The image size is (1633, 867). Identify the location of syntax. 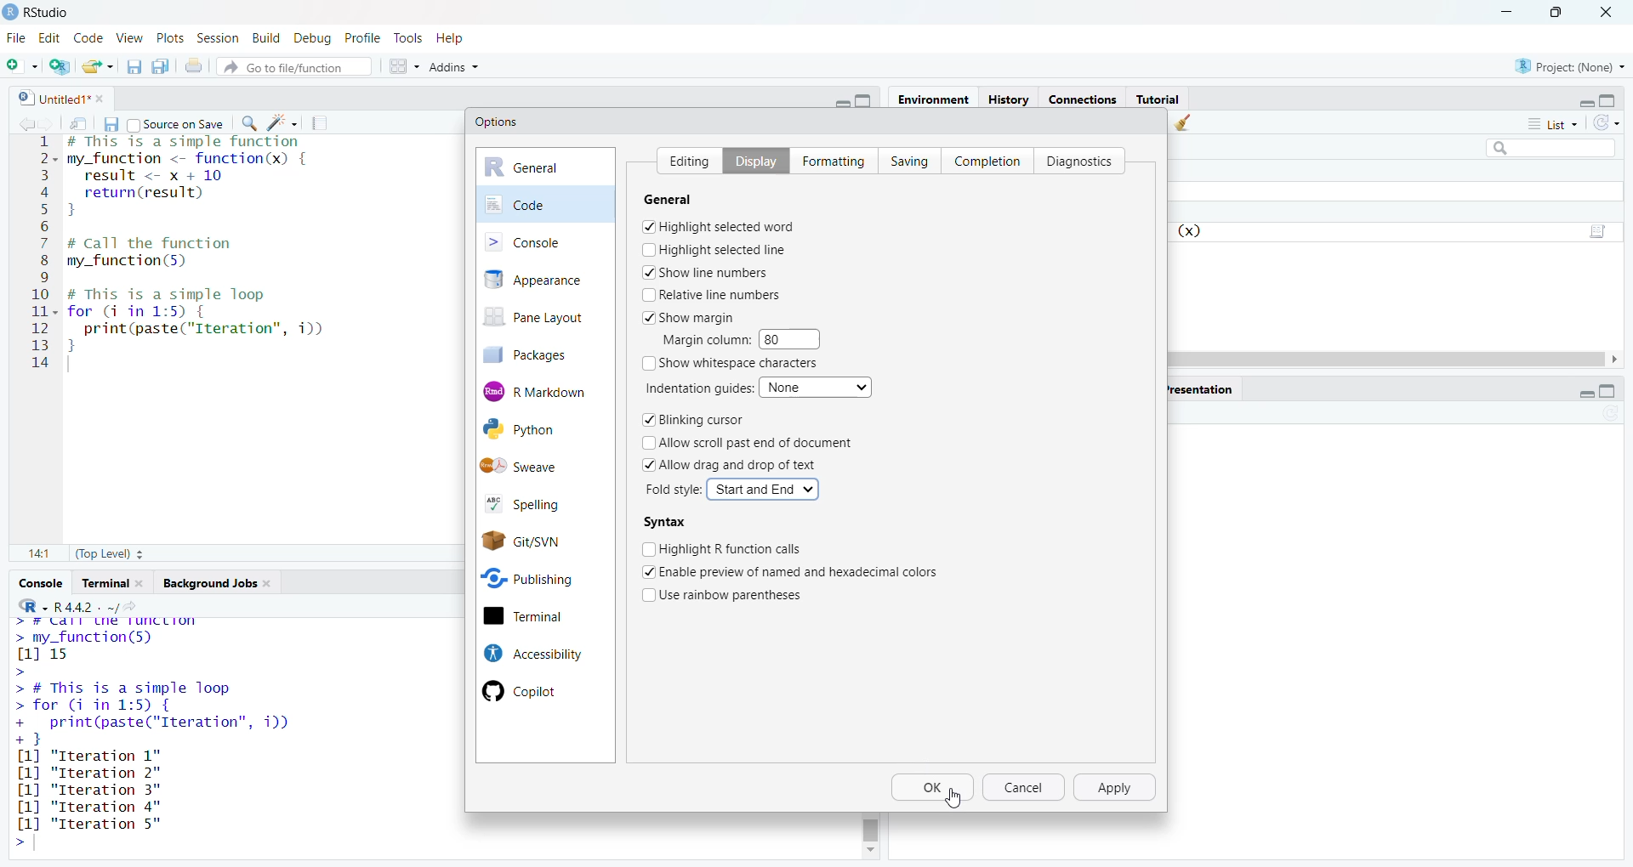
(664, 523).